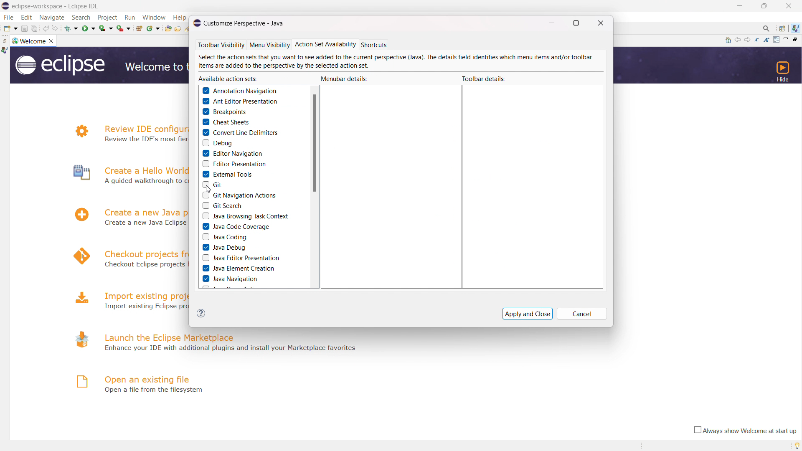 The height and width of the screenshot is (451, 802). What do you see at coordinates (232, 154) in the screenshot?
I see `editor navigation` at bounding box center [232, 154].